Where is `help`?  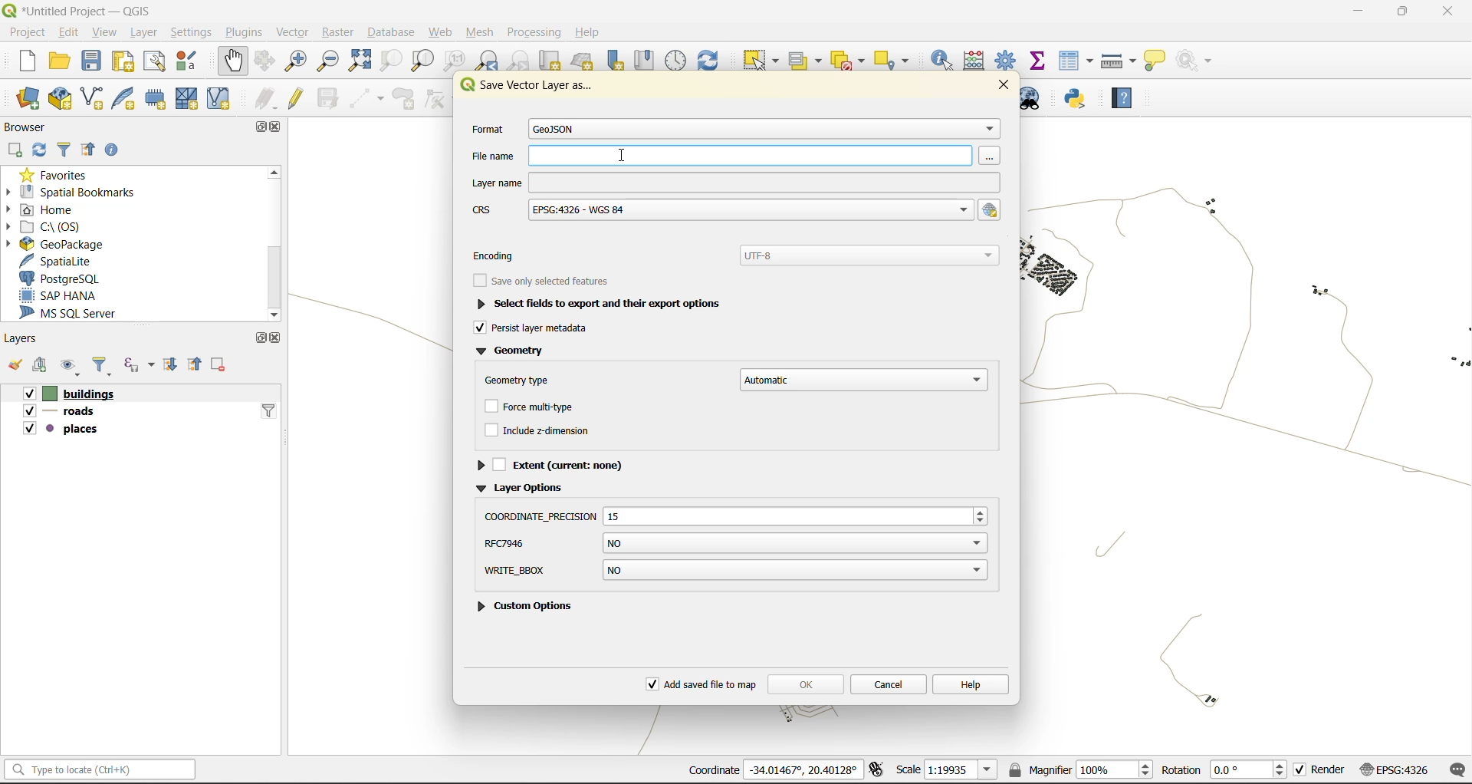
help is located at coordinates (1123, 98).